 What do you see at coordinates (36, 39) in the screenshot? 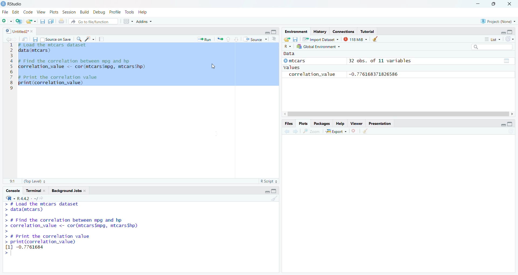
I see `Save current document (Ctrl + S)` at bounding box center [36, 39].